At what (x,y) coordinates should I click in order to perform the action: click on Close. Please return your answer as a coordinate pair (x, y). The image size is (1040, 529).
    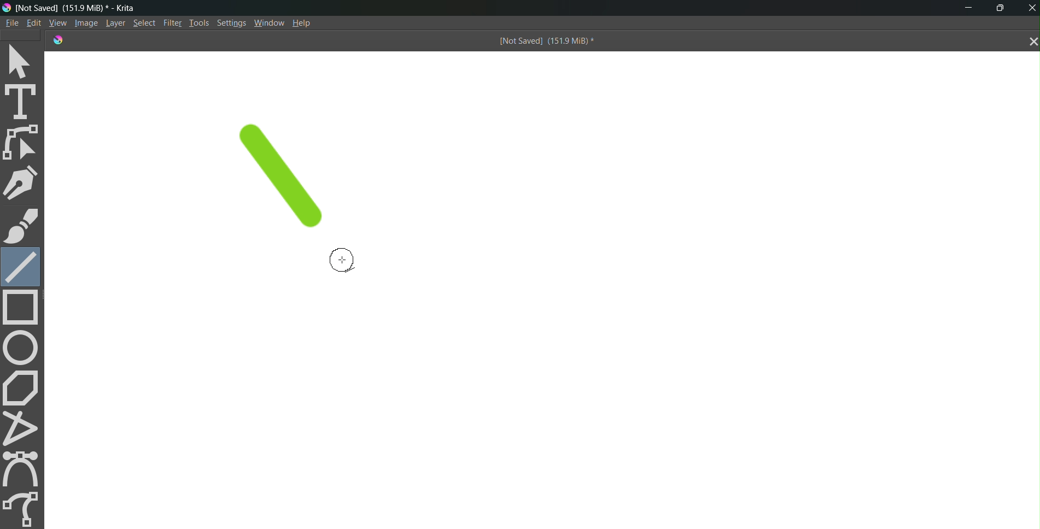
    Looking at the image, I should click on (1030, 8).